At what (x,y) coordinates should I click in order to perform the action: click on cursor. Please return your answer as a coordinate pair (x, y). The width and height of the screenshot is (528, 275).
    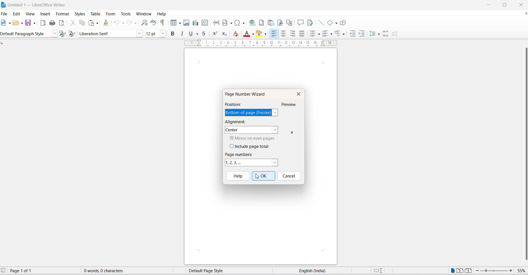
    Looking at the image, I should click on (257, 177).